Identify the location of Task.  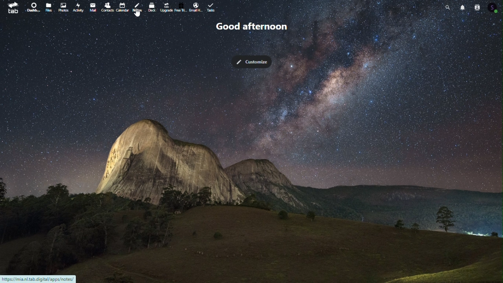
(213, 7).